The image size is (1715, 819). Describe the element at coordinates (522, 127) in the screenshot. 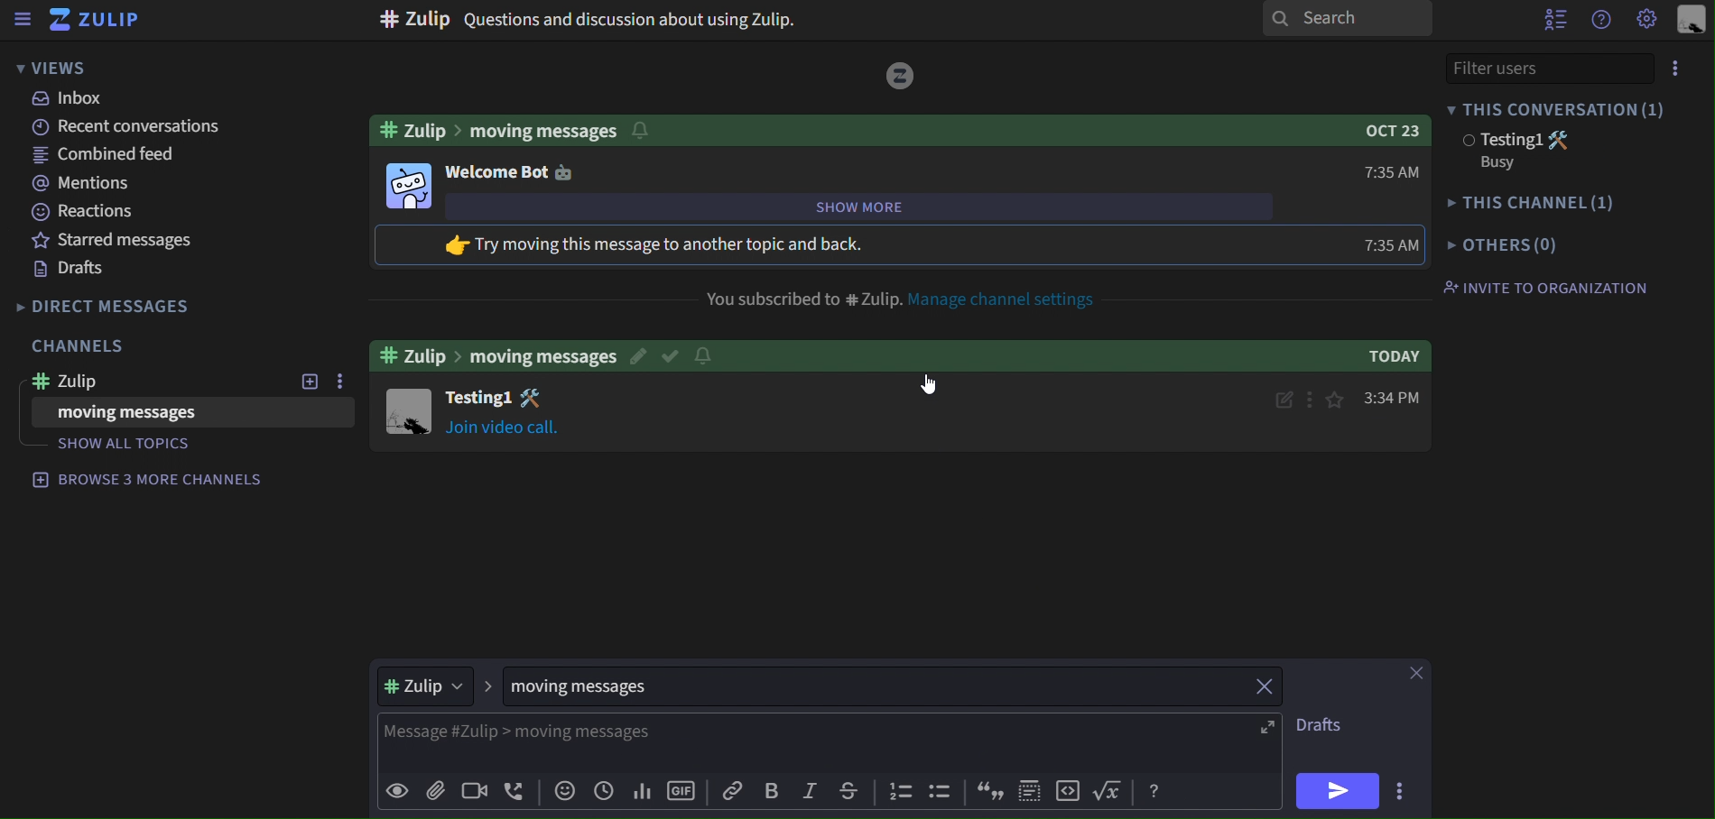

I see `# Zulip > moving messages` at that location.